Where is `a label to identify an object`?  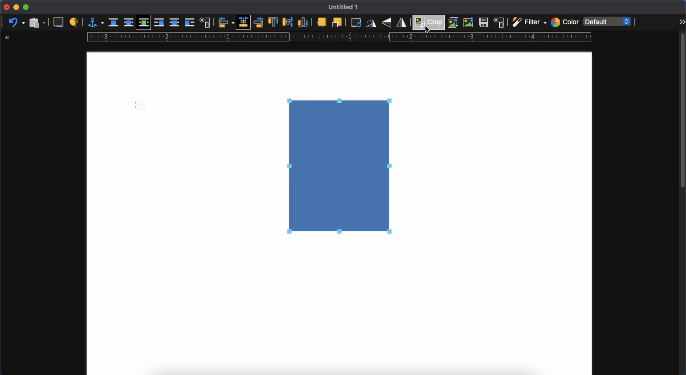 a label to identify an object is located at coordinates (75, 21).